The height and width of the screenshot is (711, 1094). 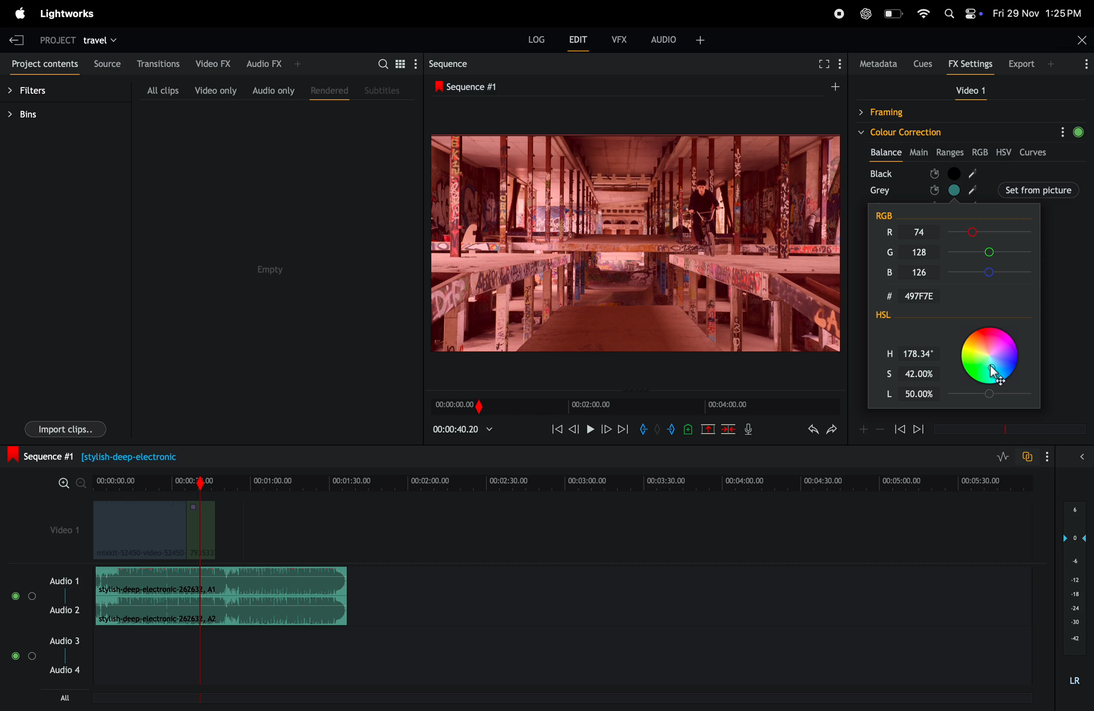 I want to click on rendered, so click(x=329, y=91).